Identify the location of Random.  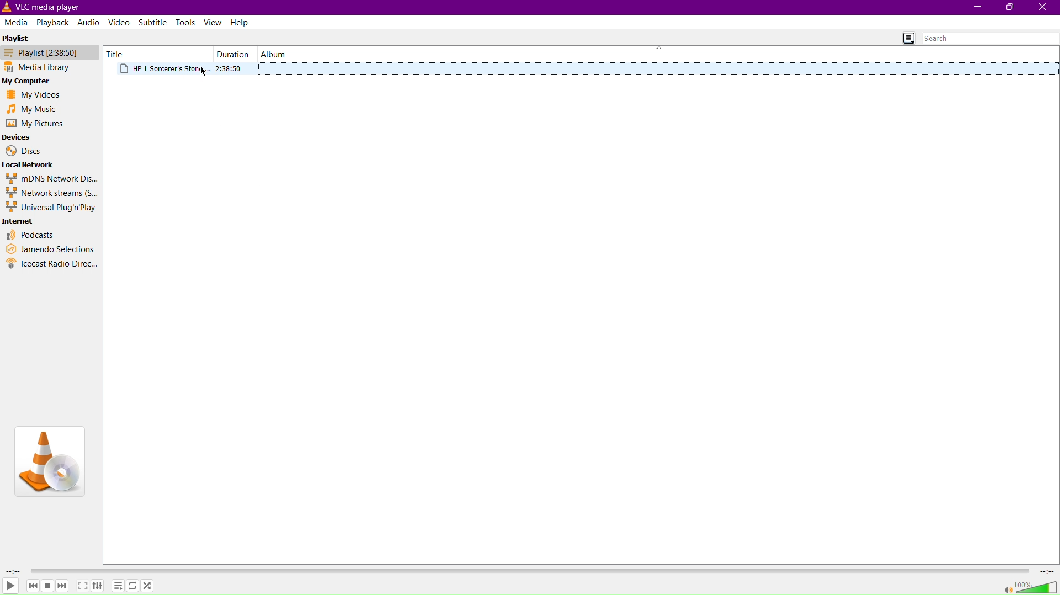
(149, 585).